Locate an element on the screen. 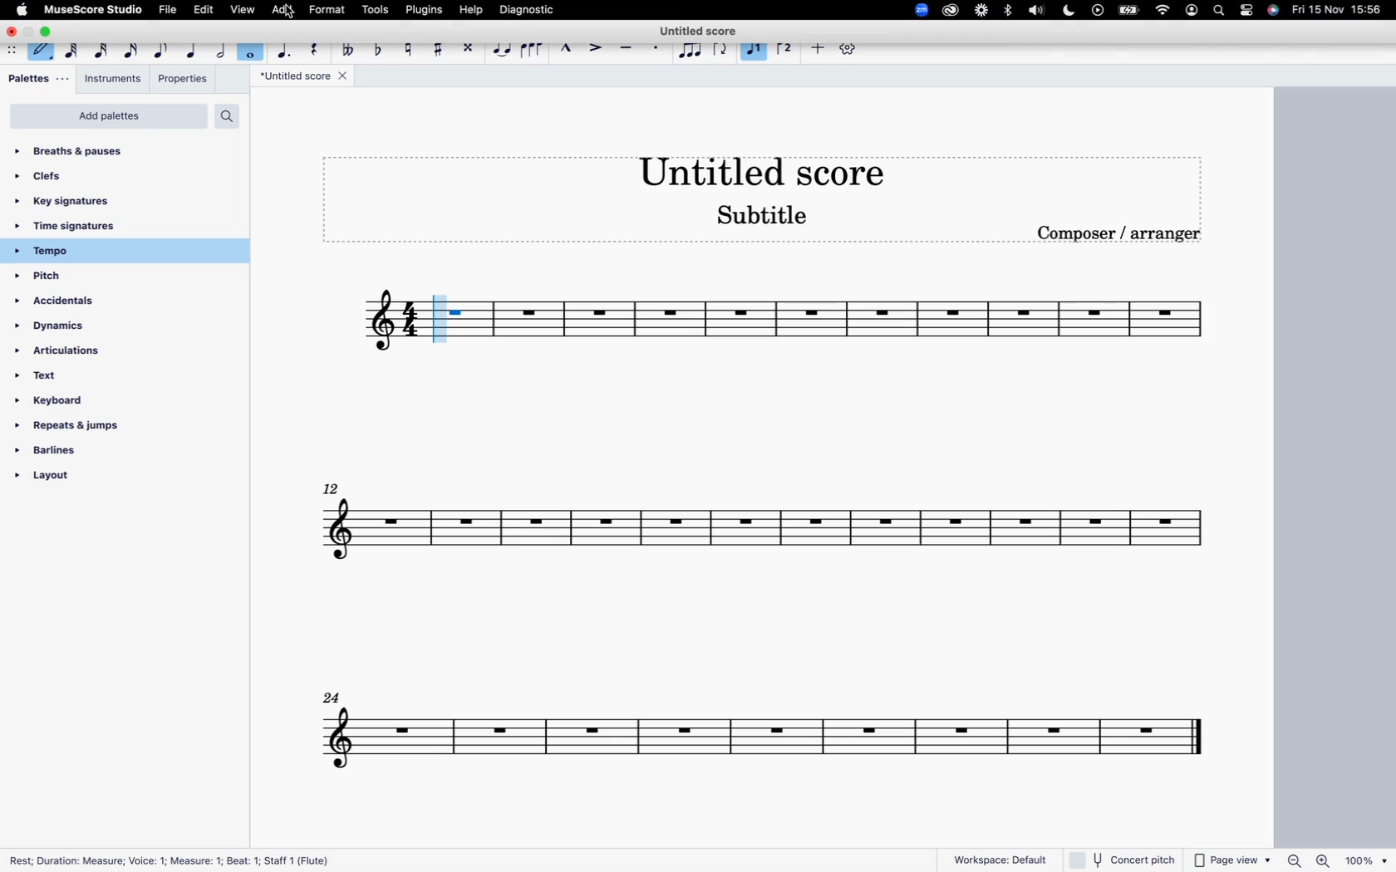 This screenshot has width=1396, height=872. flip direction is located at coordinates (720, 51).